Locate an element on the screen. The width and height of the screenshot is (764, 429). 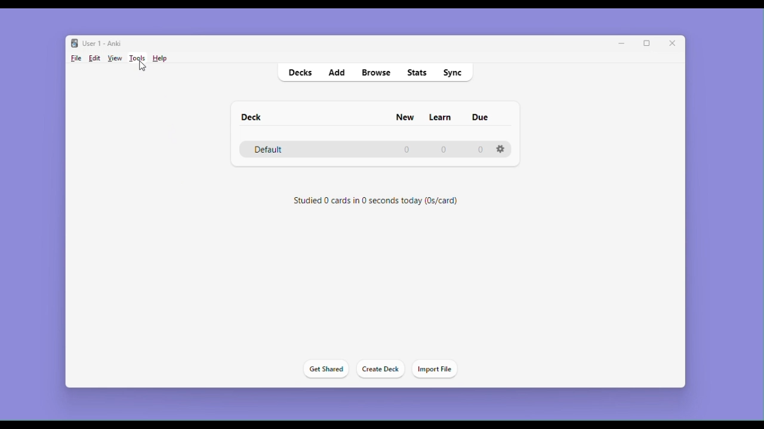
Help is located at coordinates (162, 59).